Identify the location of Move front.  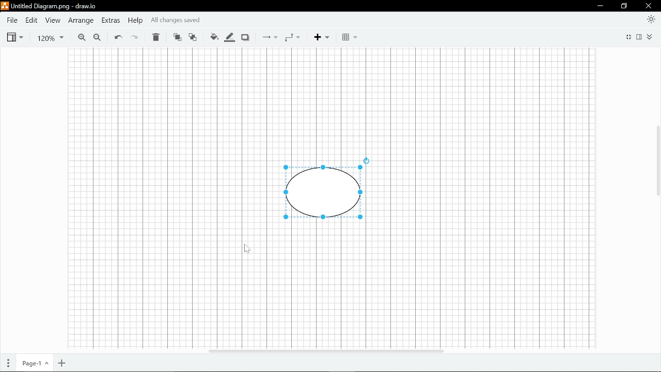
(176, 37).